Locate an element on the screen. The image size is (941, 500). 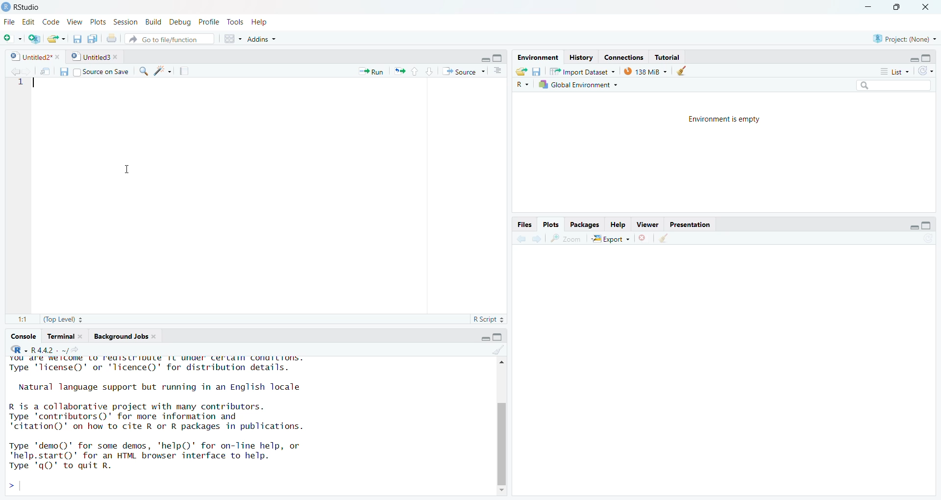
save documents is located at coordinates (93, 37).